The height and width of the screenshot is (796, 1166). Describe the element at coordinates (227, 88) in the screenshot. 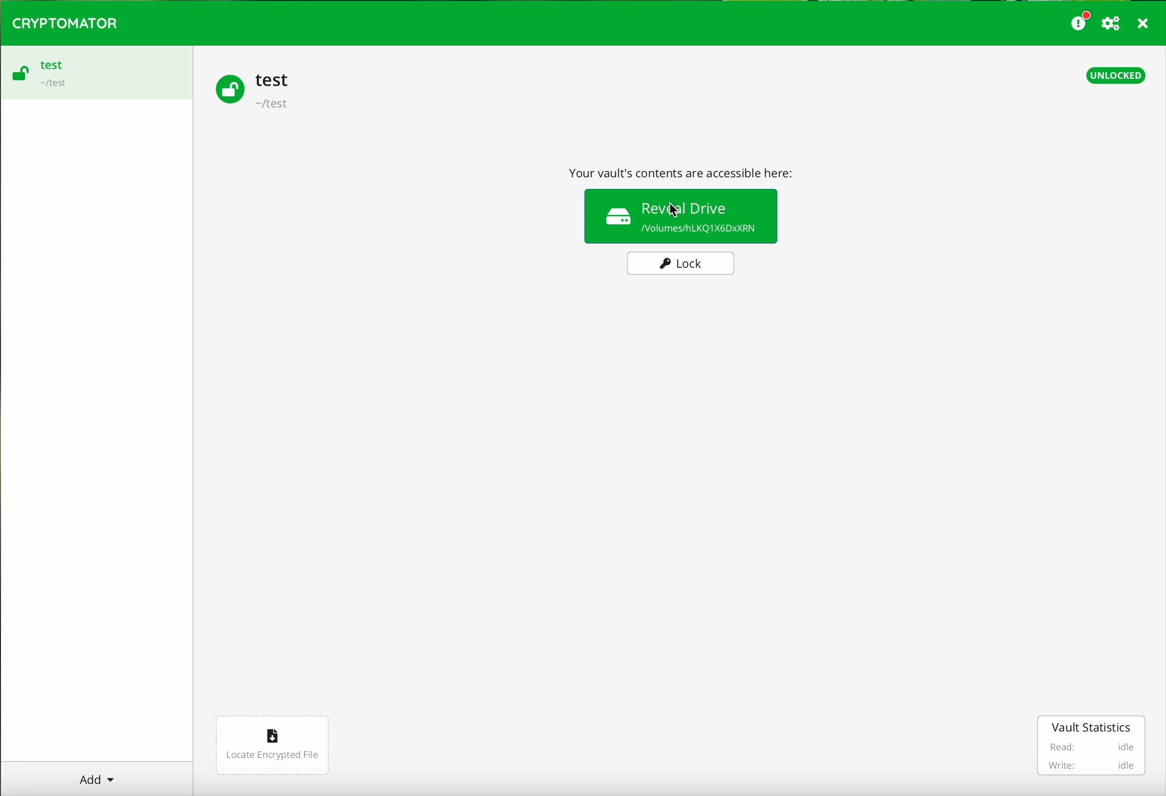

I see `open padlock` at that location.